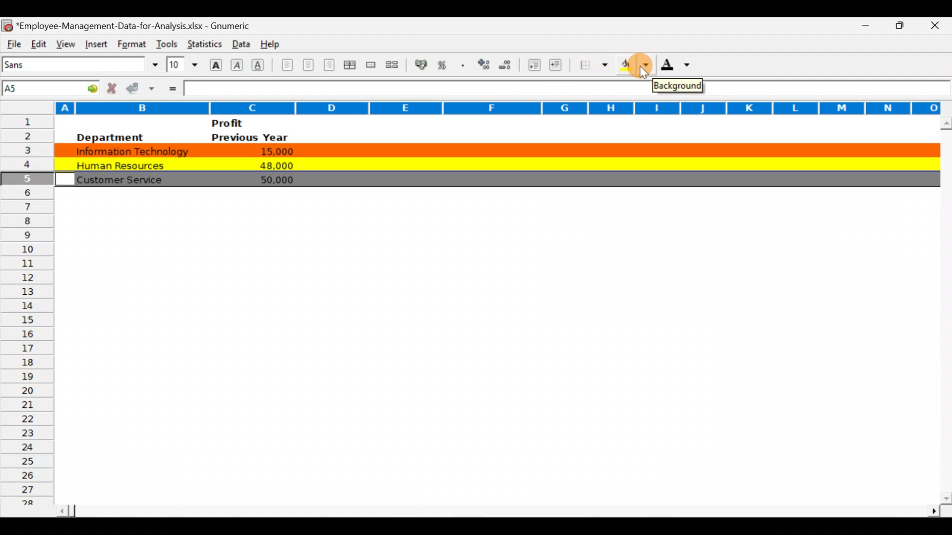 This screenshot has height=535, width=952. I want to click on Previous year, so click(250, 136).